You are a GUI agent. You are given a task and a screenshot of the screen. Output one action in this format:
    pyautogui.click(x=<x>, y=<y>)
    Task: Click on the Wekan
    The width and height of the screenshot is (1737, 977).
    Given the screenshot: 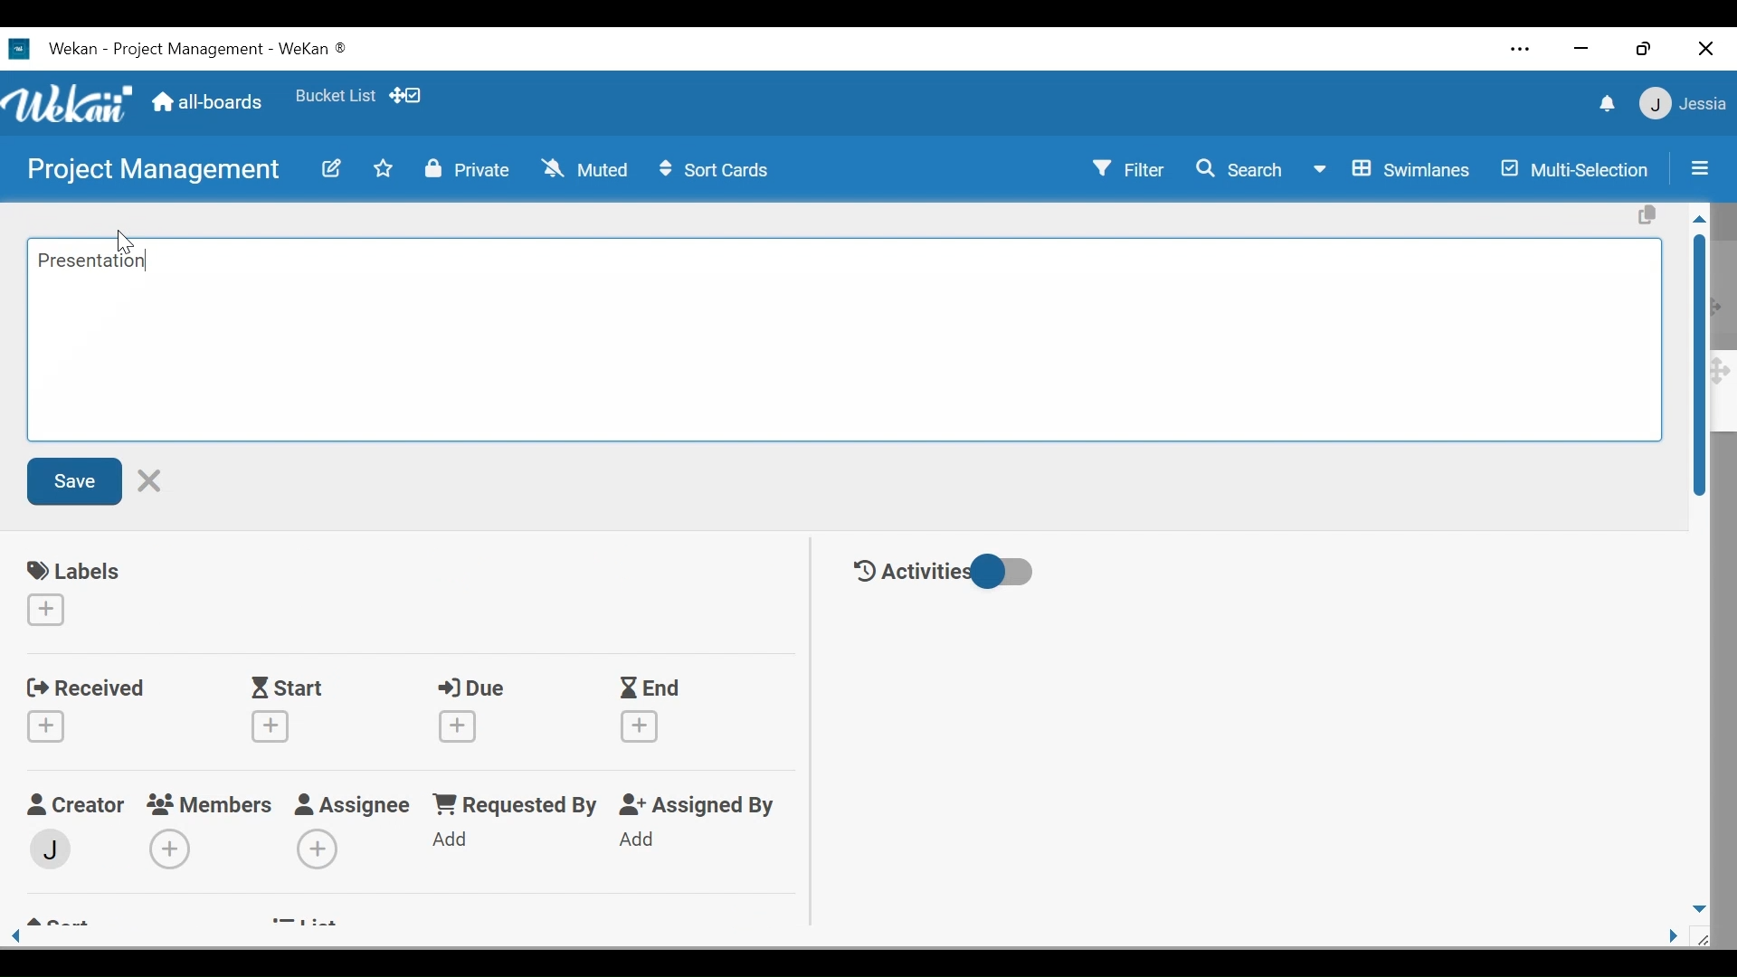 What is the action you would take?
    pyautogui.click(x=313, y=51)
    